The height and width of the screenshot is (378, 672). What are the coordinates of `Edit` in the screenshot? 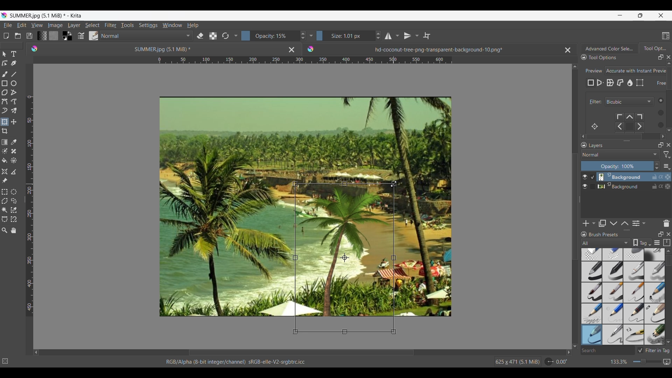 It's located at (21, 25).